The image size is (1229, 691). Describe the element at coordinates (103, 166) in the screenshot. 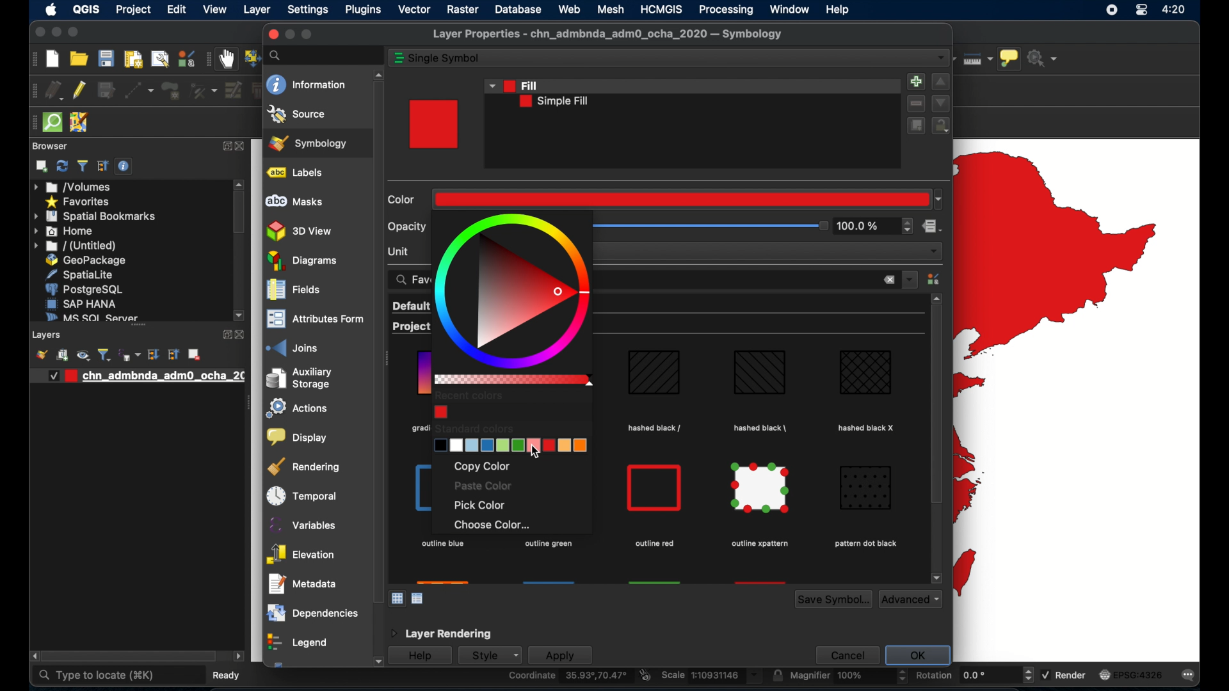

I see `collapse all` at that location.